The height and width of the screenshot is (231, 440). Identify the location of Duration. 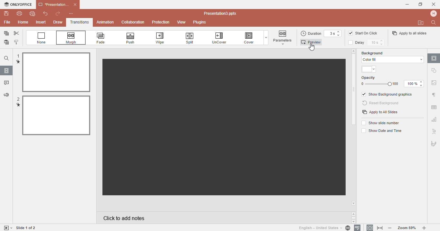
(312, 34).